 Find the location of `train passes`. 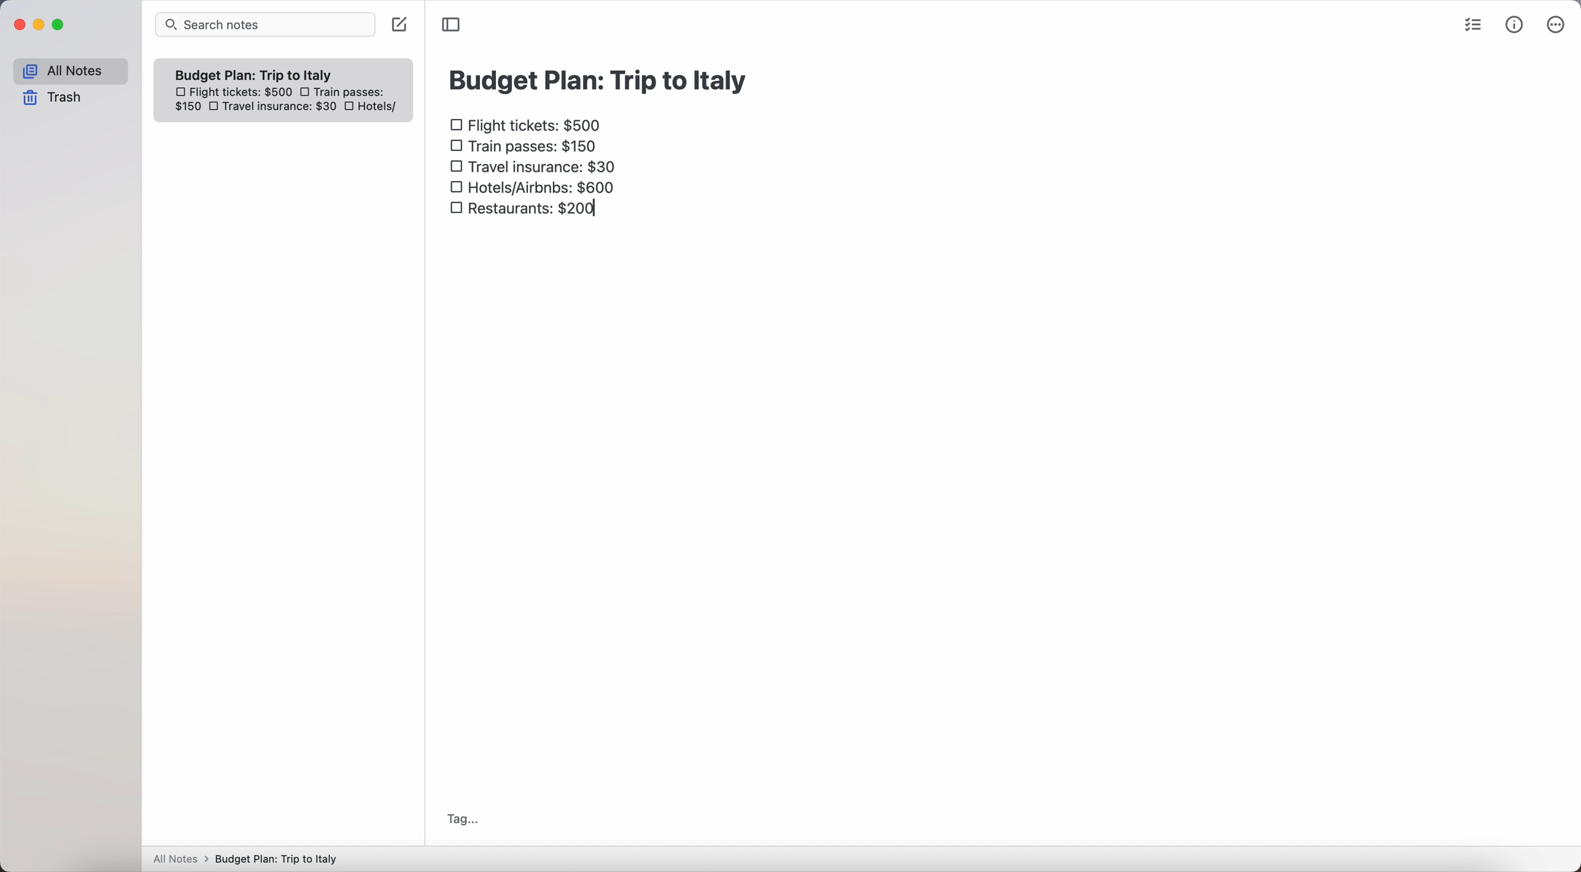

train passes is located at coordinates (350, 90).